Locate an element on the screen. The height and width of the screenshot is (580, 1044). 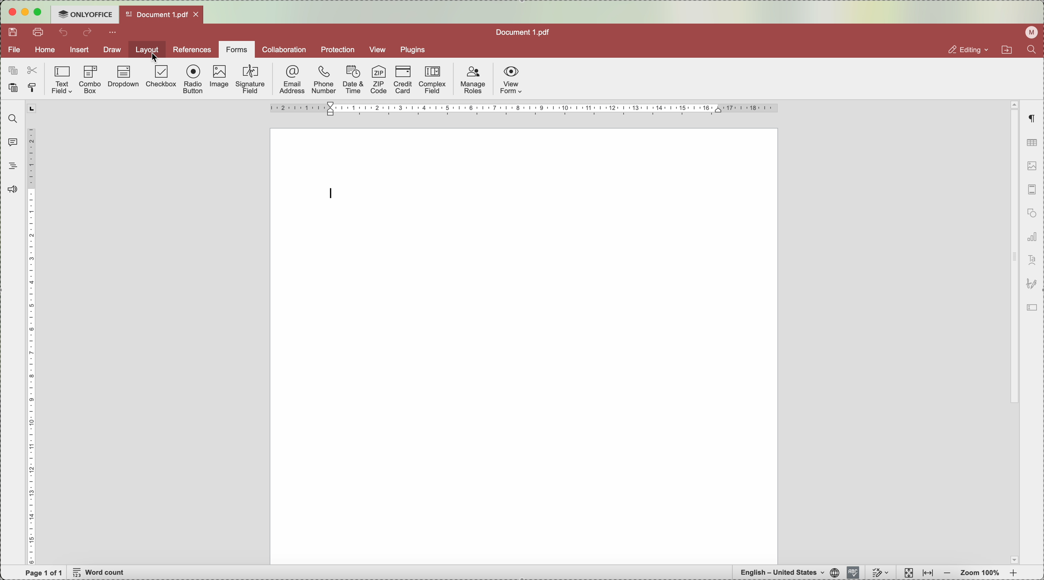
copy style is located at coordinates (34, 88).